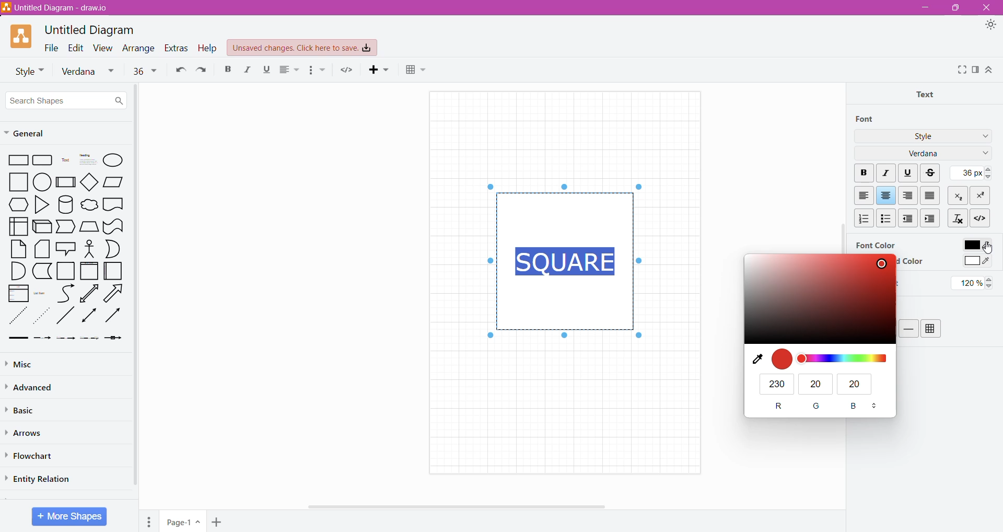 Image resolution: width=1003 pixels, height=532 pixels. I want to click on Dashed Arrow , so click(42, 337).